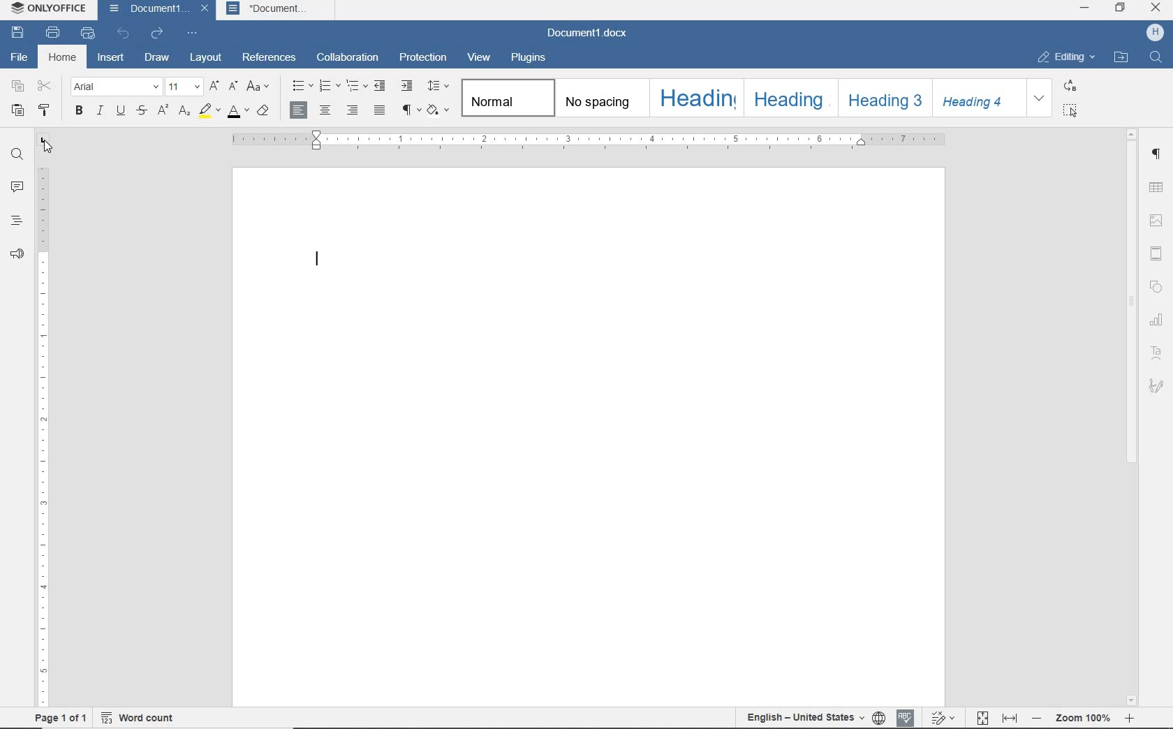 This screenshot has width=1173, height=729. I want to click on COLLABORATION, so click(349, 58).